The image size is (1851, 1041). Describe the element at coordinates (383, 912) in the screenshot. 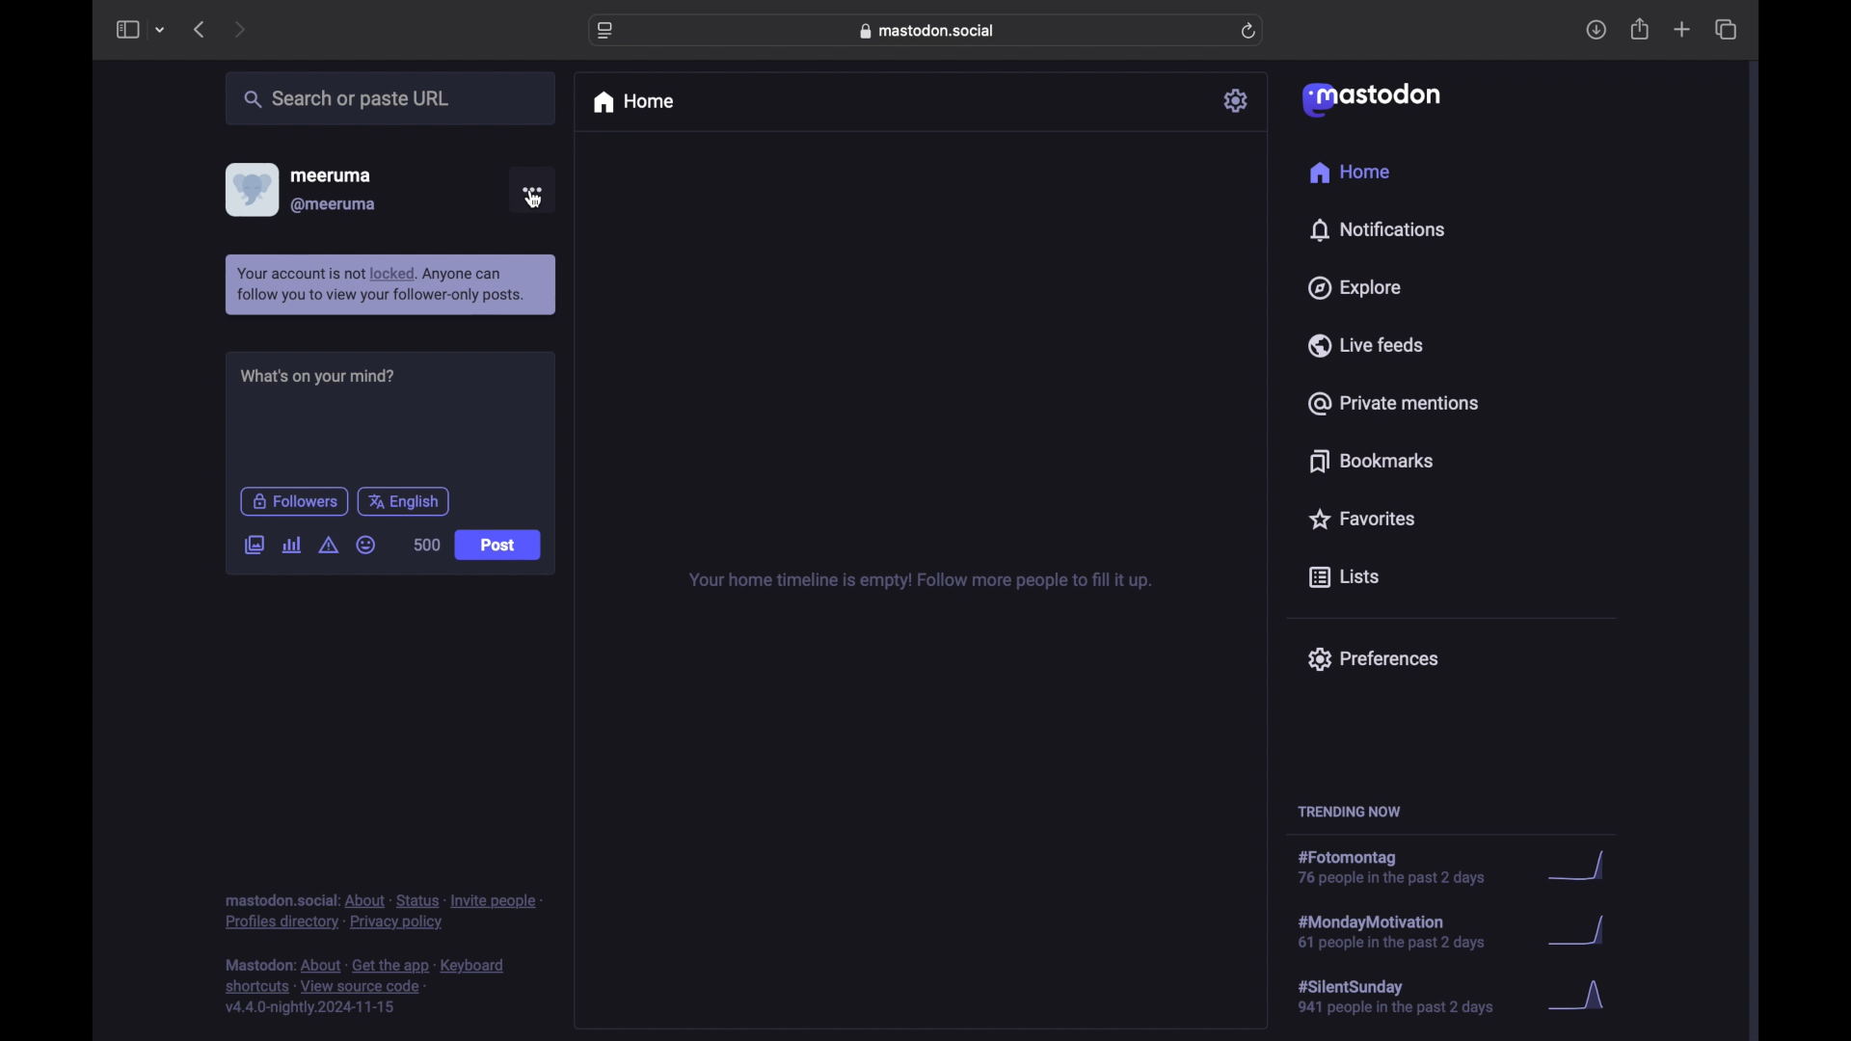

I see `footnote` at that location.